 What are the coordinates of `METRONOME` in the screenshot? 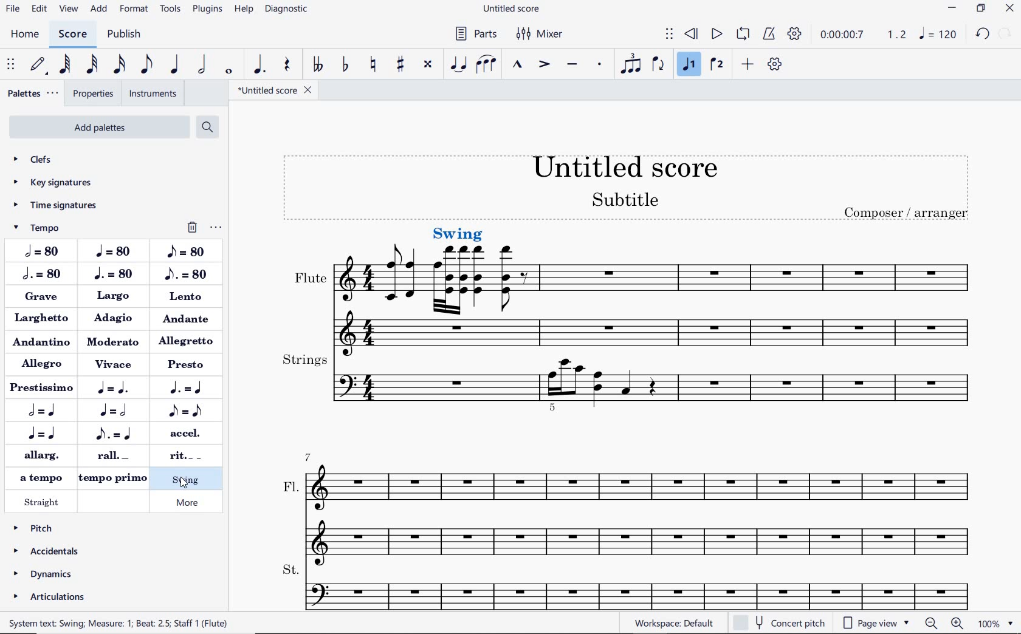 It's located at (770, 33).